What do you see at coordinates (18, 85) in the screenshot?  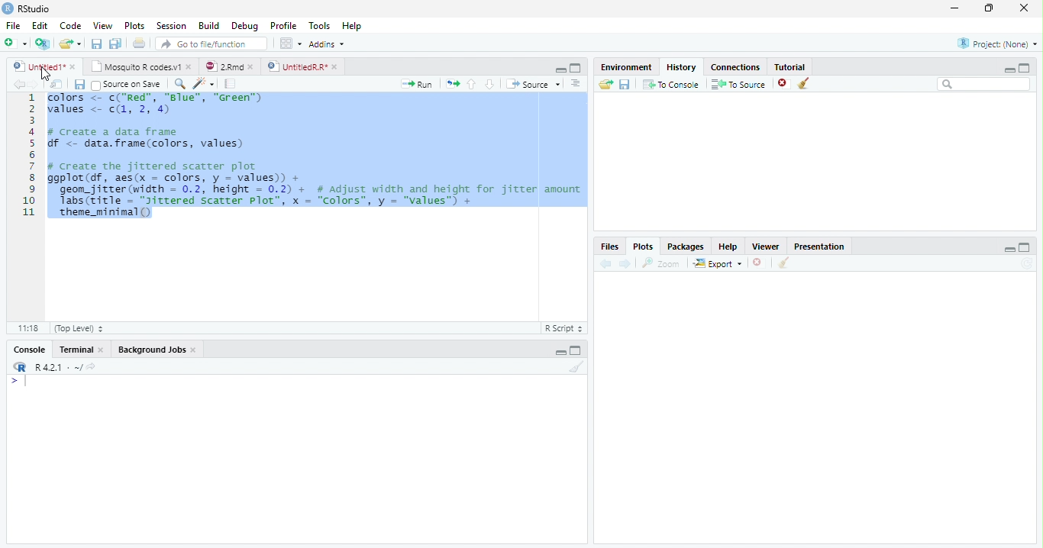 I see `Go back to previous source location` at bounding box center [18, 85].